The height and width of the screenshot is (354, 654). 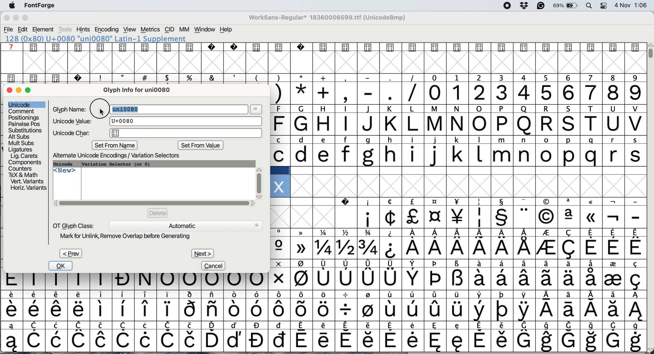 I want to click on ligatures, so click(x=22, y=149).